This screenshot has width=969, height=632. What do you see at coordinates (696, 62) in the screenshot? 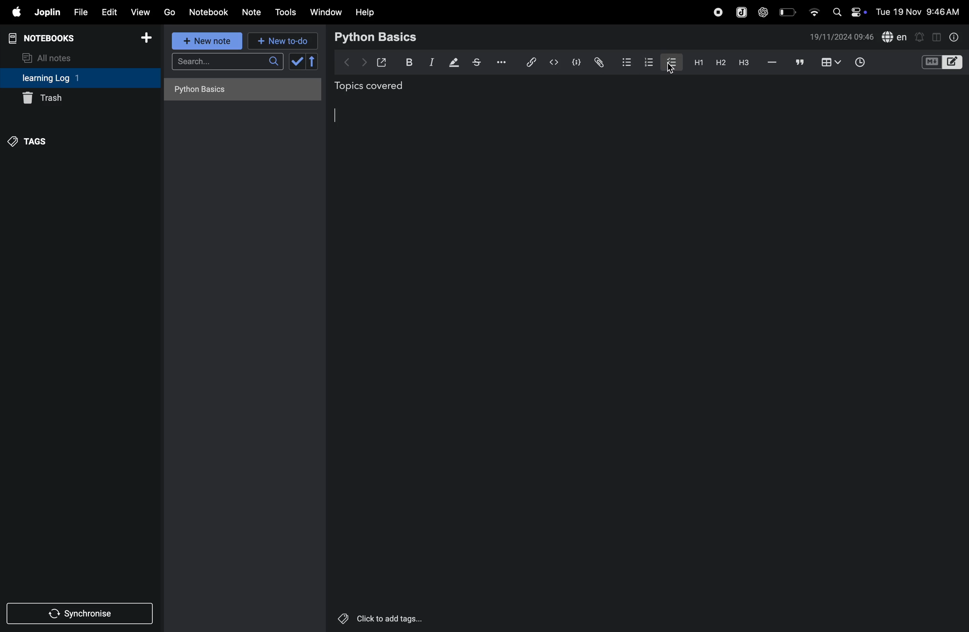
I see `h1` at bounding box center [696, 62].